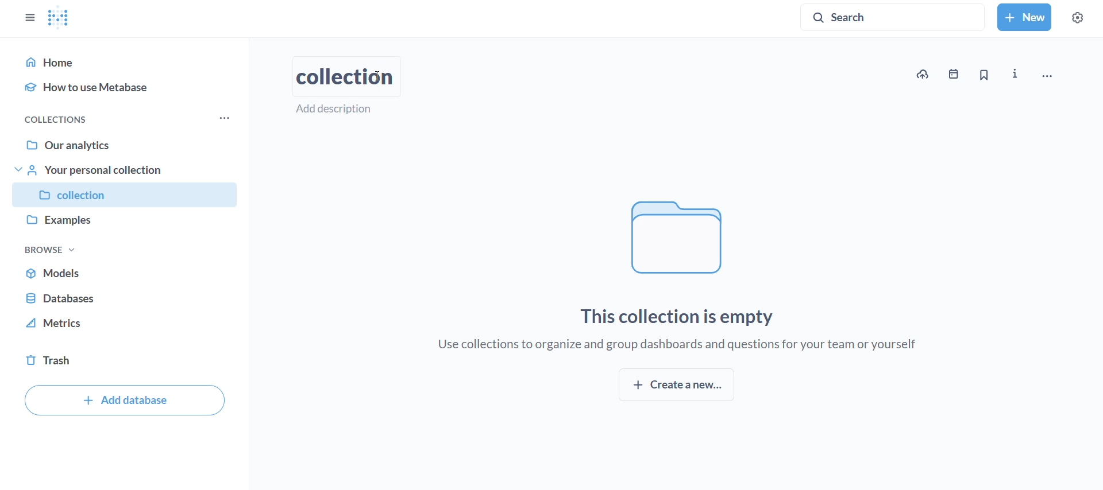 Image resolution: width=1103 pixels, height=490 pixels. What do you see at coordinates (341, 109) in the screenshot?
I see `add description` at bounding box center [341, 109].